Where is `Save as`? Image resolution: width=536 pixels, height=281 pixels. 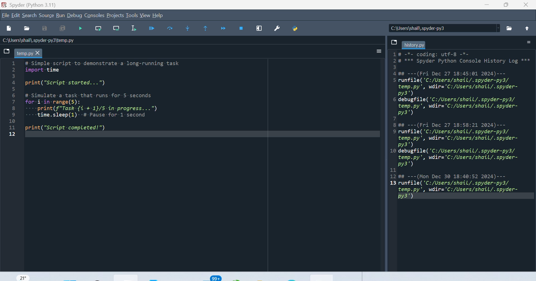 Save as is located at coordinates (47, 30).